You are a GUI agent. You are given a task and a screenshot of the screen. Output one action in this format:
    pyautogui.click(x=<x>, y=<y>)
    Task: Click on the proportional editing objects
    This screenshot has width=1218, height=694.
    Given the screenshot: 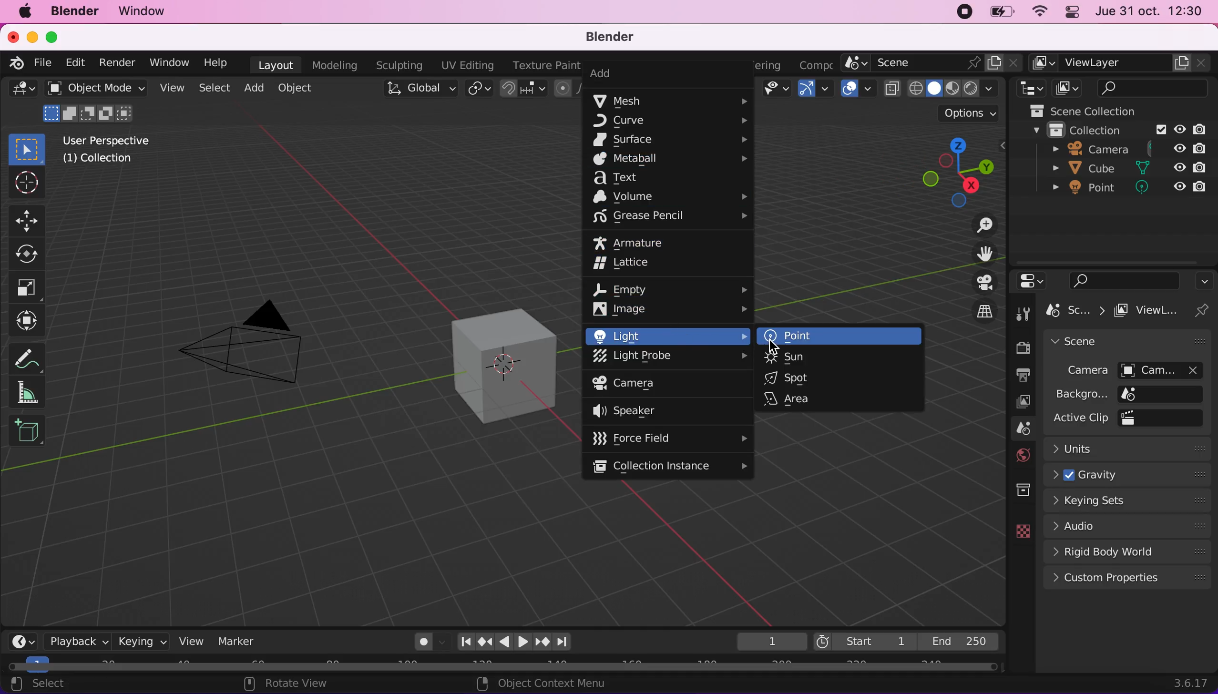 What is the action you would take?
    pyautogui.click(x=566, y=88)
    